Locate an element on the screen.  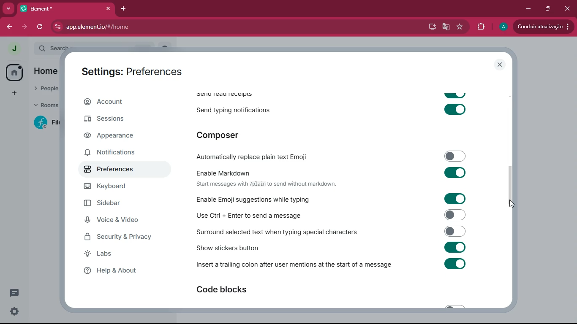
extensions is located at coordinates (481, 27).